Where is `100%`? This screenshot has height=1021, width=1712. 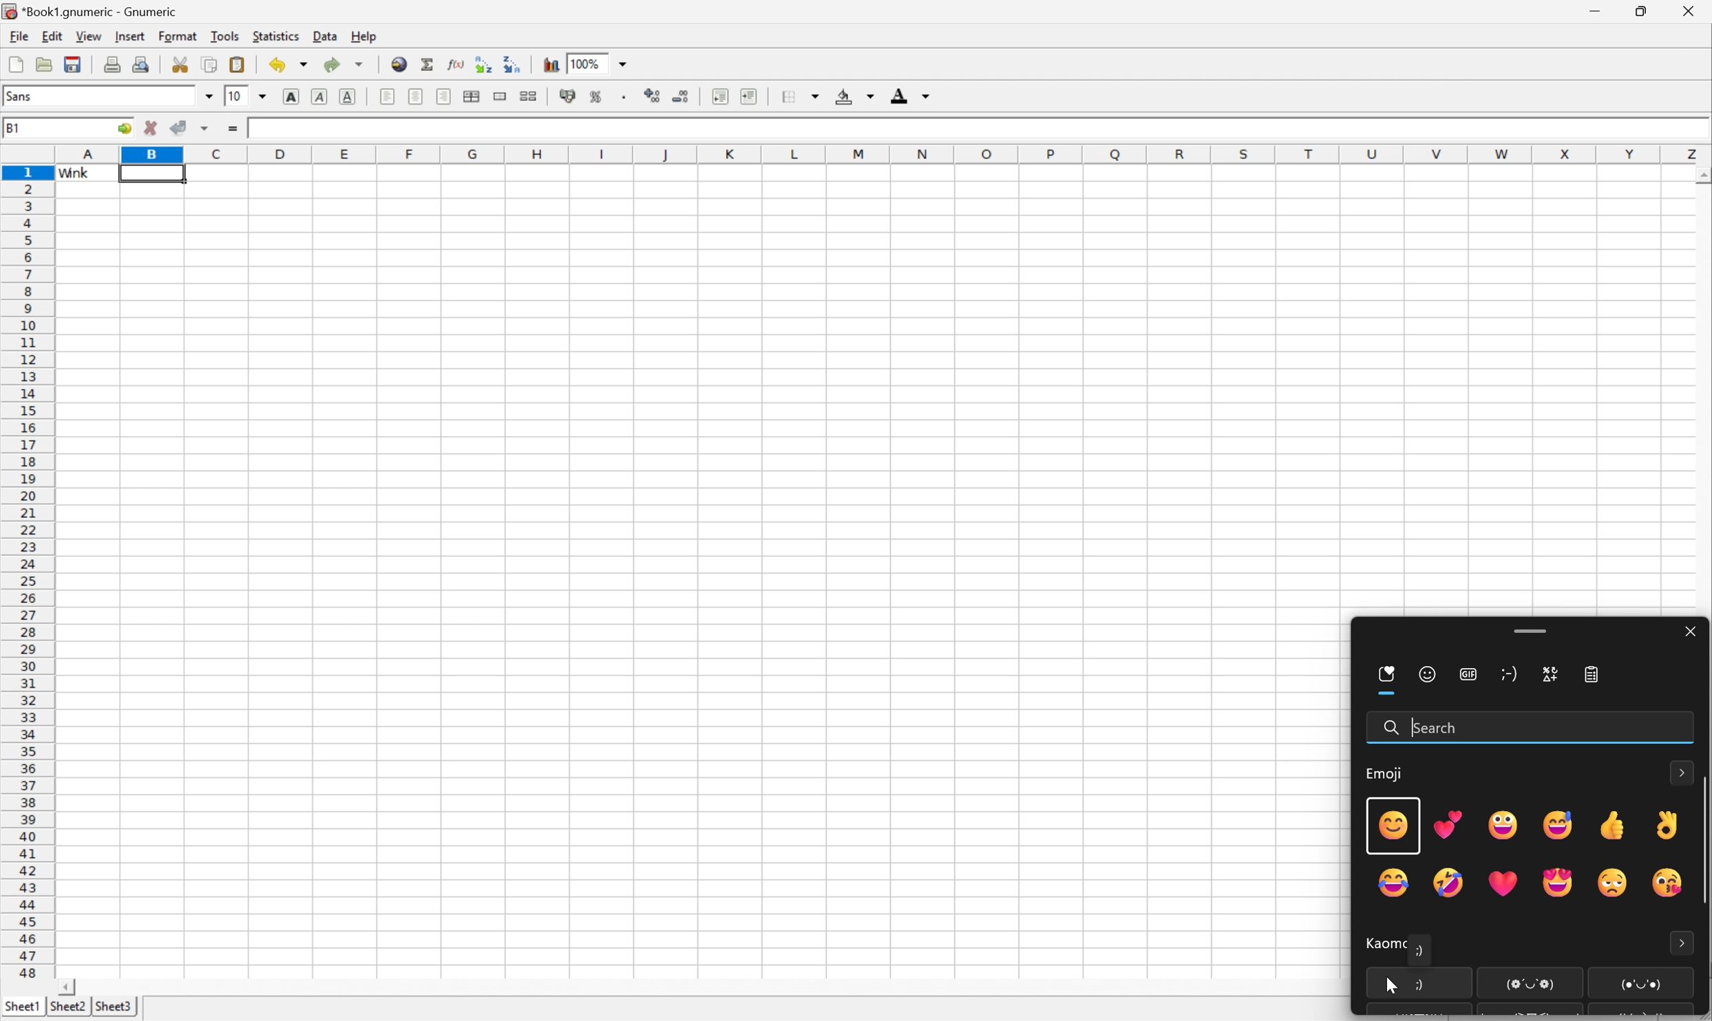 100% is located at coordinates (588, 63).